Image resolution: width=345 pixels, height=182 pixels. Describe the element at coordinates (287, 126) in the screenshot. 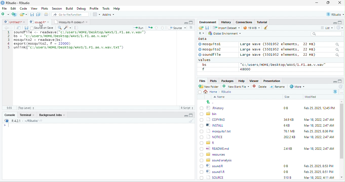

I see `6KB` at that location.